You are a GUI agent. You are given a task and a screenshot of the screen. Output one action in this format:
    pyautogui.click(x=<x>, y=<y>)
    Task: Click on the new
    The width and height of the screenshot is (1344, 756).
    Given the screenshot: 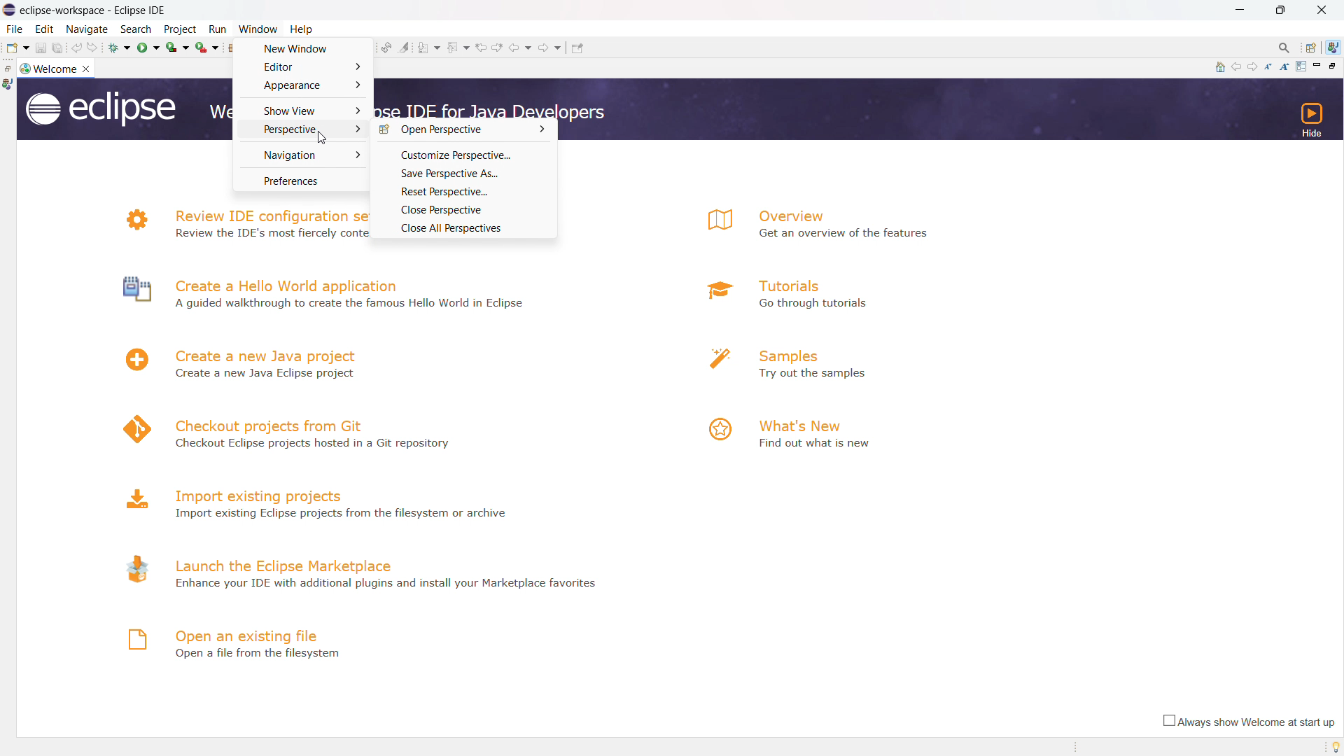 What is the action you would take?
    pyautogui.click(x=17, y=48)
    